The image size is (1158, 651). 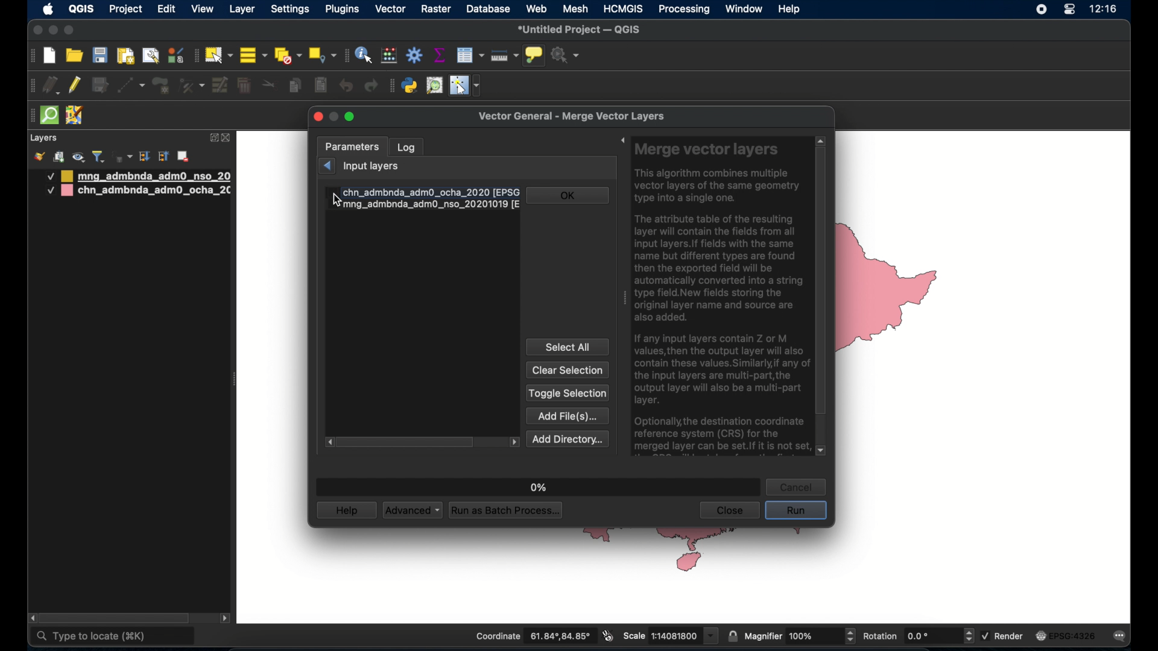 What do you see at coordinates (326, 165) in the screenshot?
I see `previous` at bounding box center [326, 165].